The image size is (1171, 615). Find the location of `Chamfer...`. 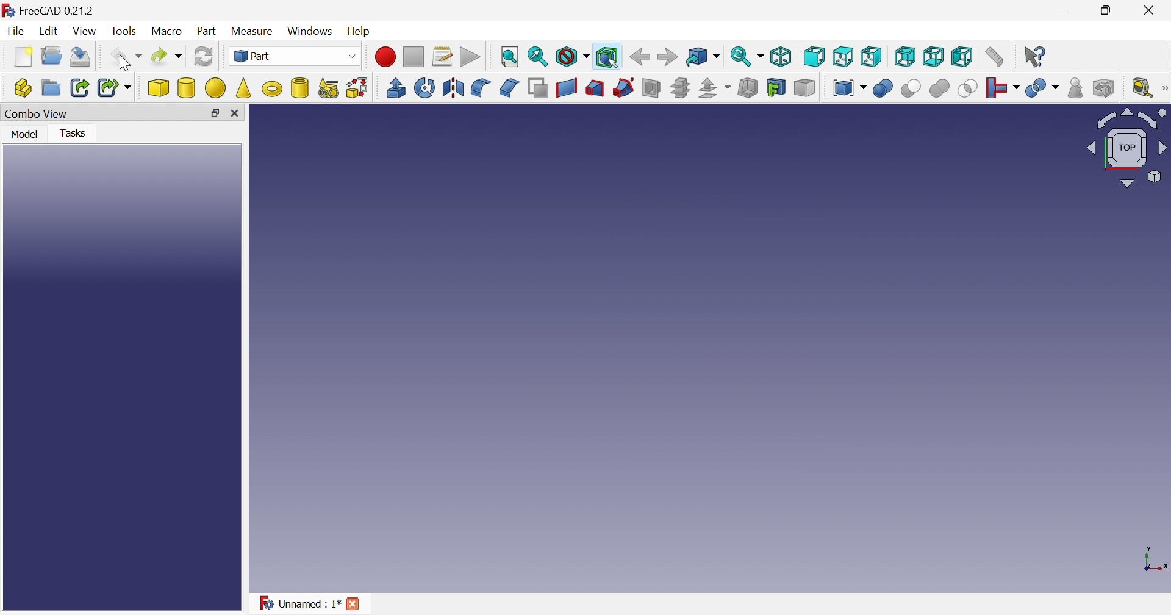

Chamfer... is located at coordinates (509, 88).